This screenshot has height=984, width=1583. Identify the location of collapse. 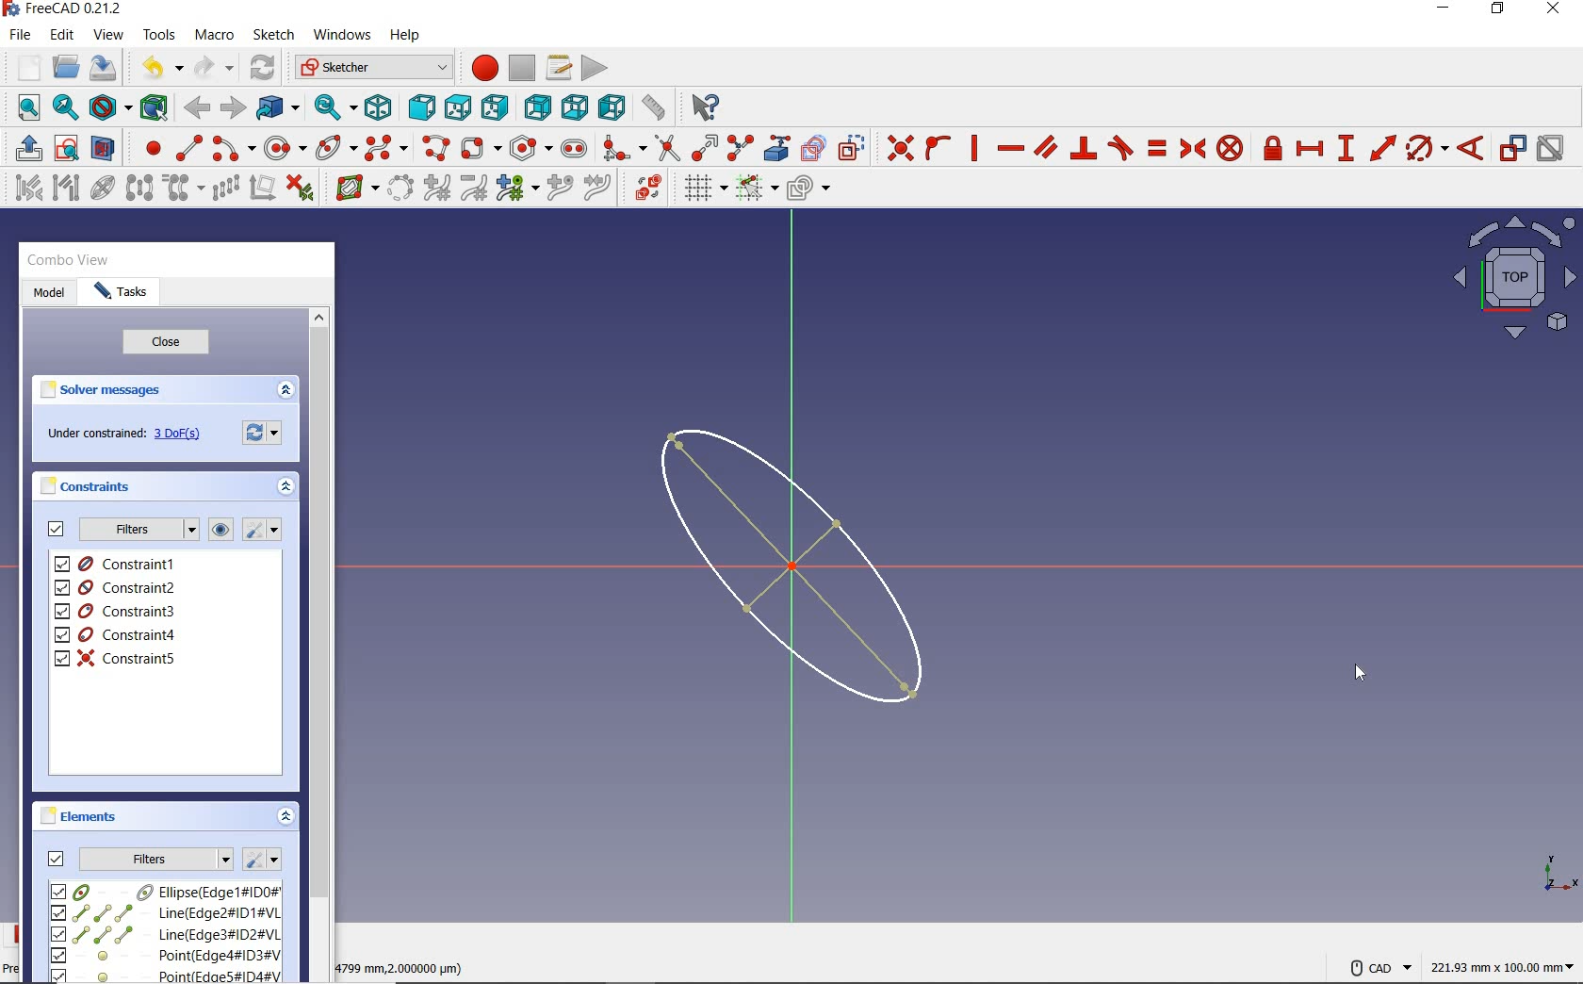
(286, 818).